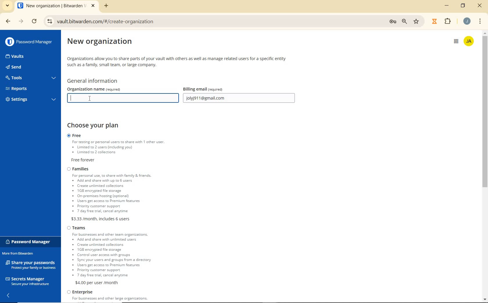  I want to click on ENTER NAME, so click(121, 98).